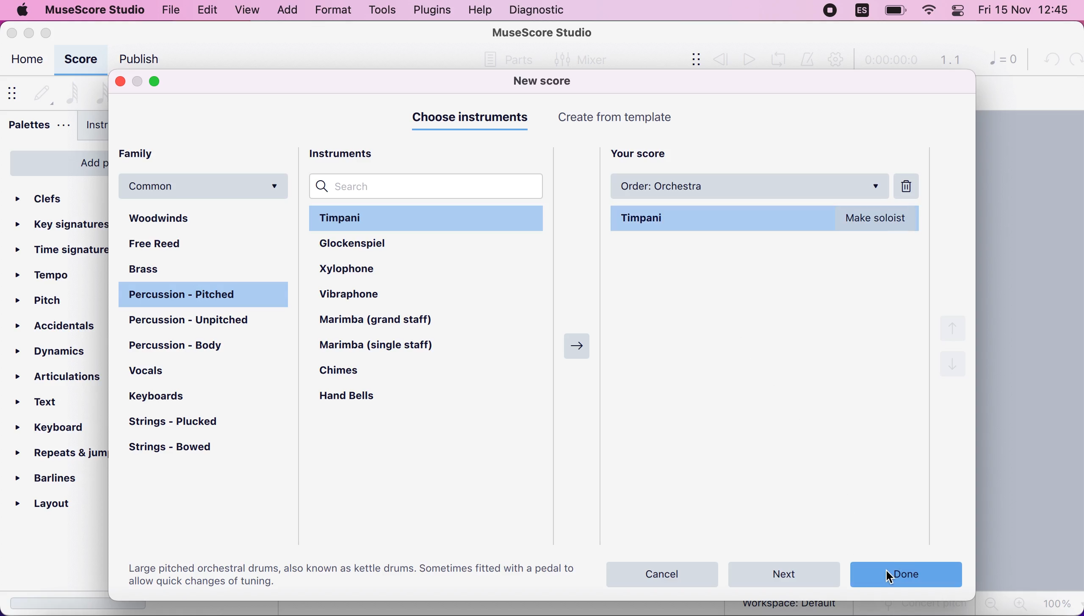  I want to click on strings - plucked, so click(180, 422).